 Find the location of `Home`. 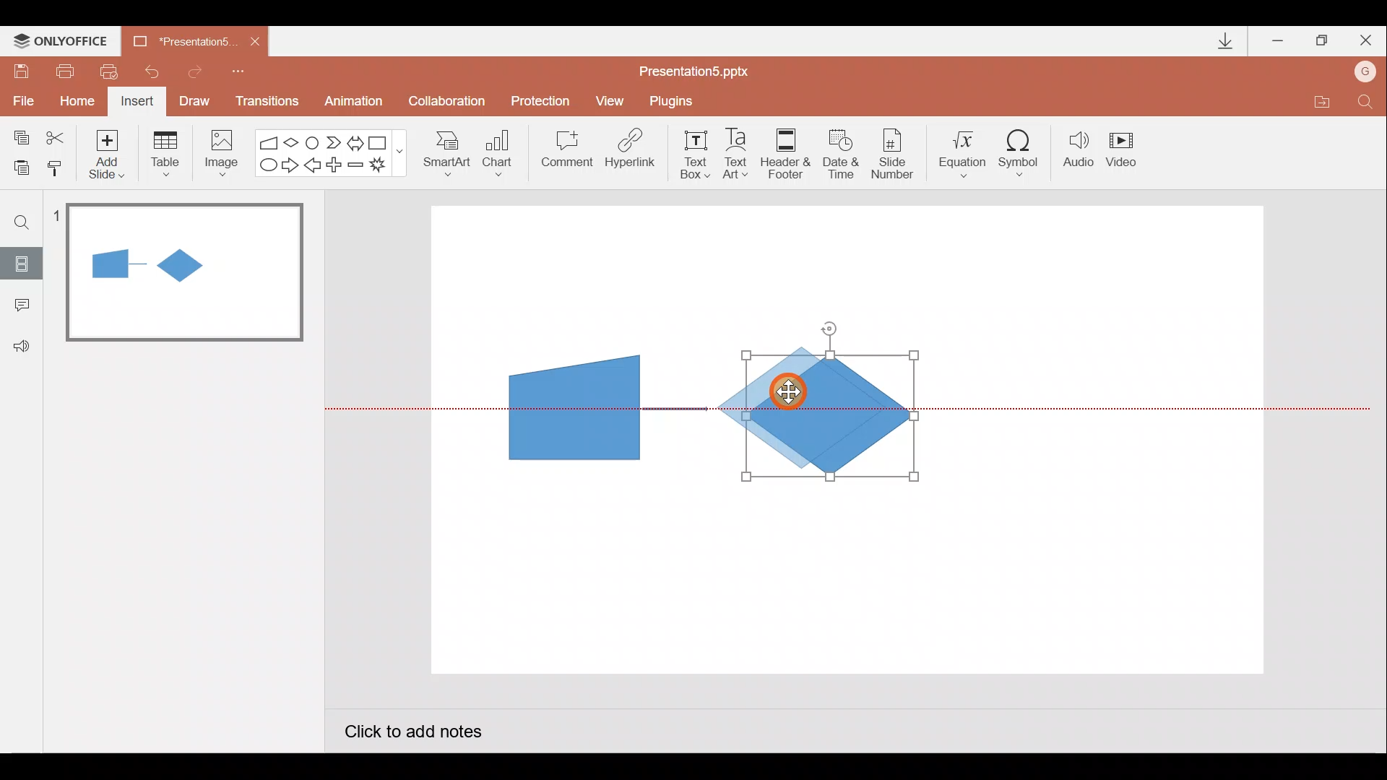

Home is located at coordinates (73, 97).